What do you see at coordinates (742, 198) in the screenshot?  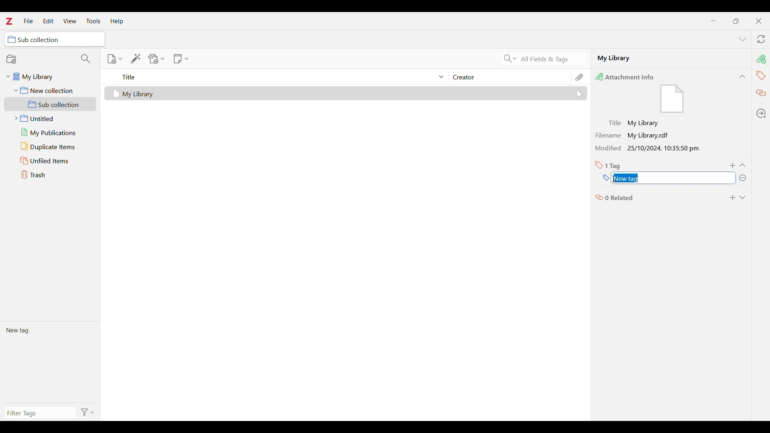 I see `Expand` at bounding box center [742, 198].